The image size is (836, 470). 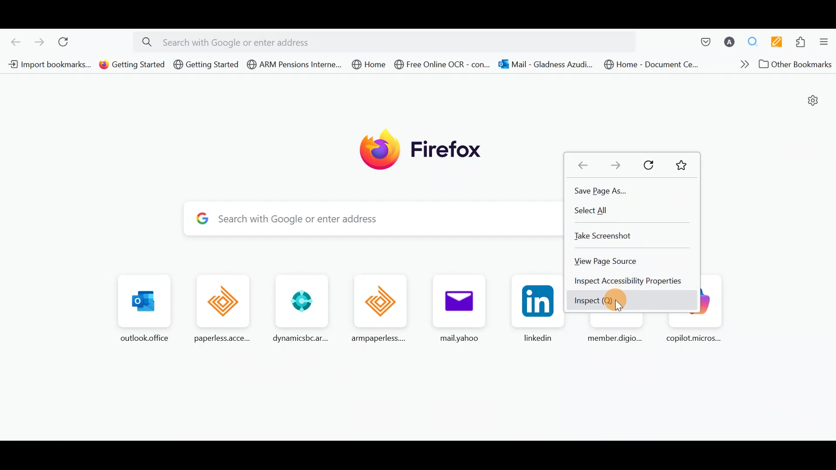 What do you see at coordinates (443, 65) in the screenshot?
I see `Bookmark 6` at bounding box center [443, 65].